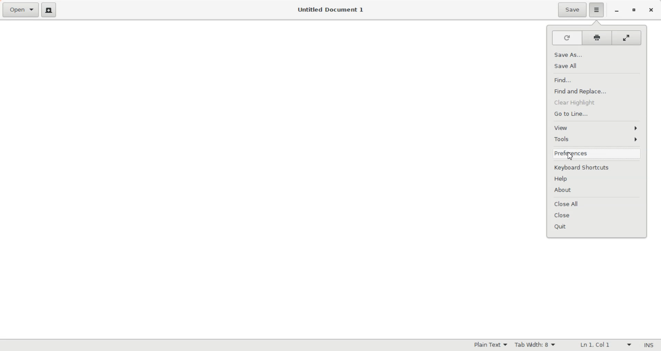 This screenshot has width=661, height=351. What do you see at coordinates (597, 101) in the screenshot?
I see `Clear Highlight` at bounding box center [597, 101].